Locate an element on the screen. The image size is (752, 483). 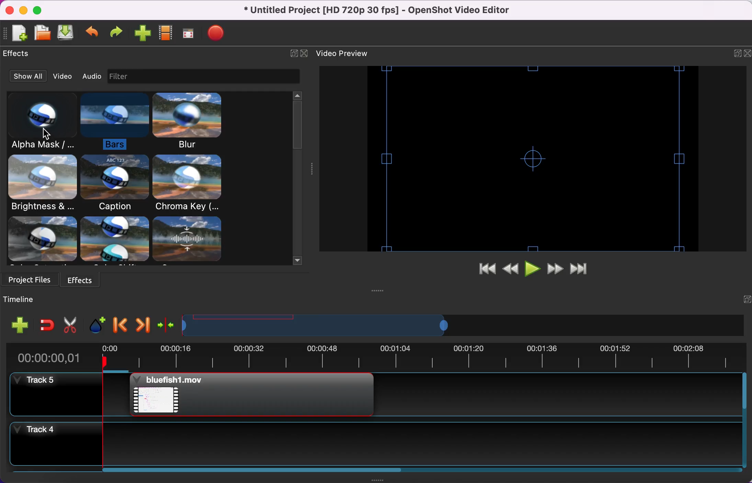
effects is located at coordinates (87, 280).